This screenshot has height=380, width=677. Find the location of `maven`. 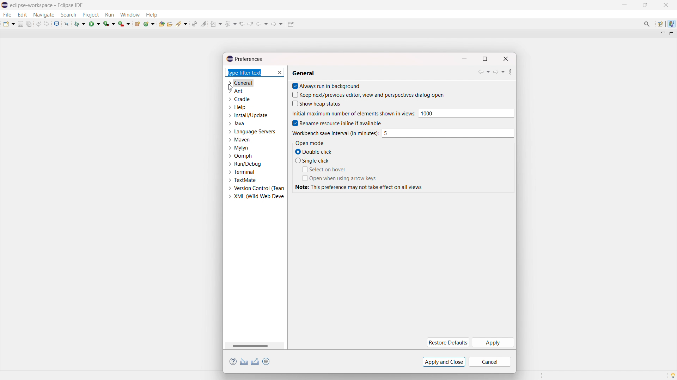

maven is located at coordinates (239, 140).